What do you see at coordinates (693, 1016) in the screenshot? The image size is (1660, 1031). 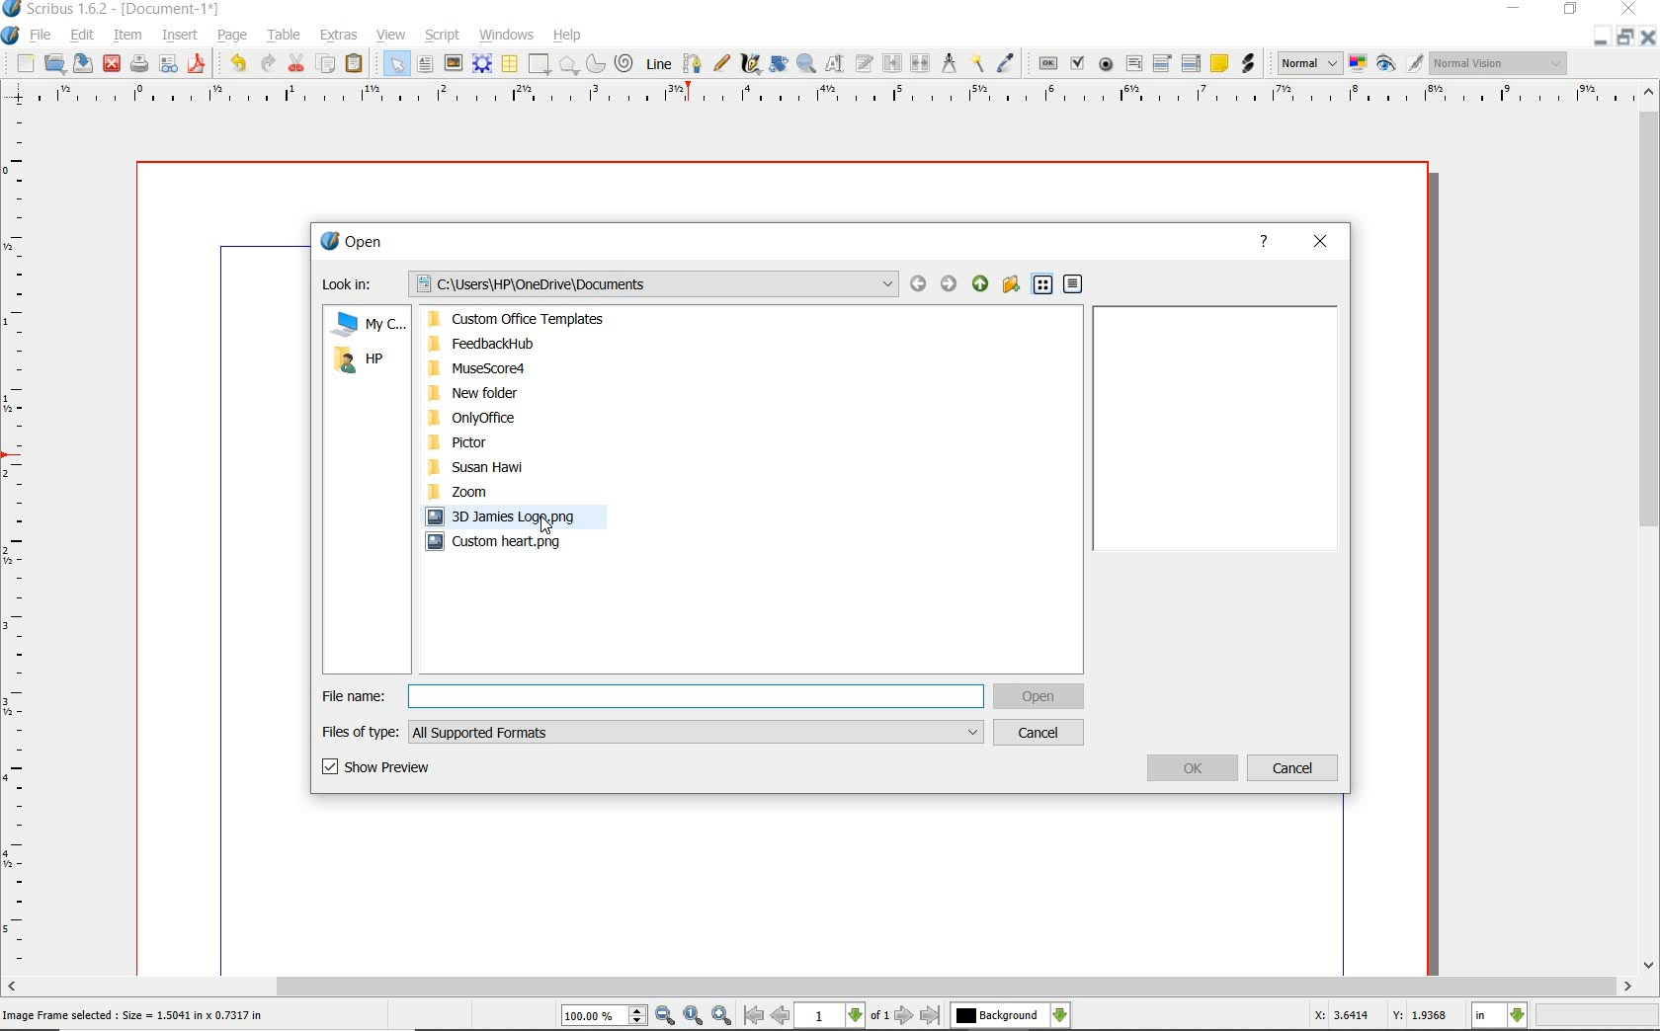 I see `zoom to` at bounding box center [693, 1016].